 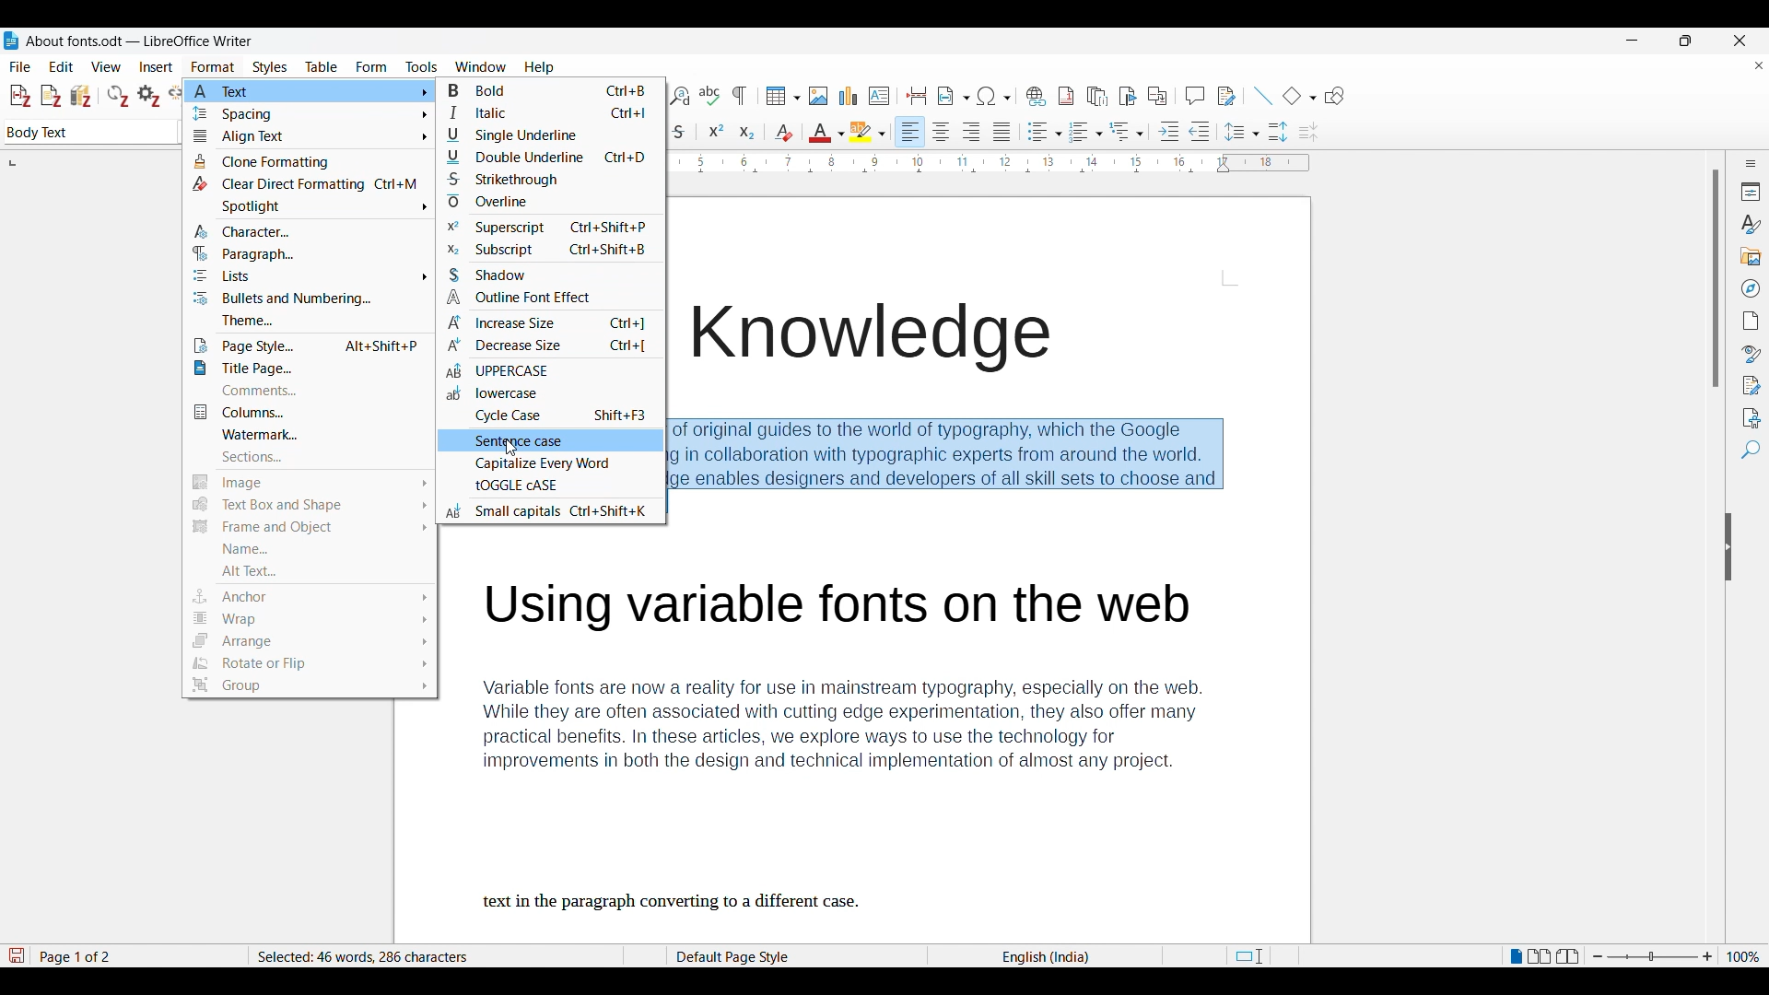 What do you see at coordinates (1334, 96) in the screenshot?
I see `Show draw functions` at bounding box center [1334, 96].